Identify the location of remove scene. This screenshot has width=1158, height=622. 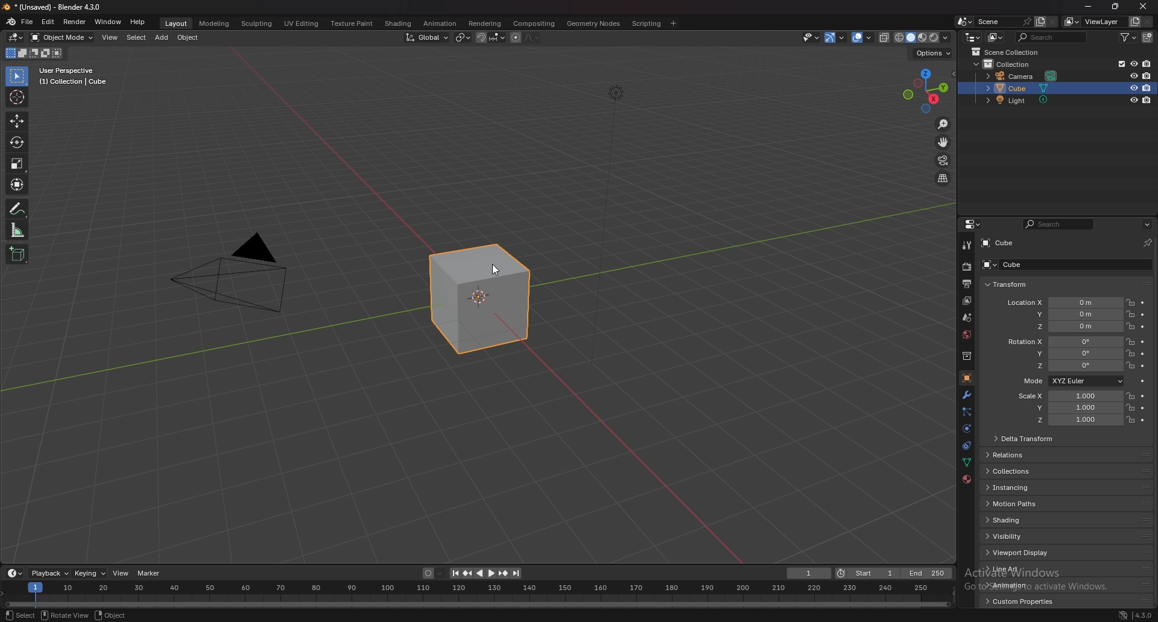
(1052, 22).